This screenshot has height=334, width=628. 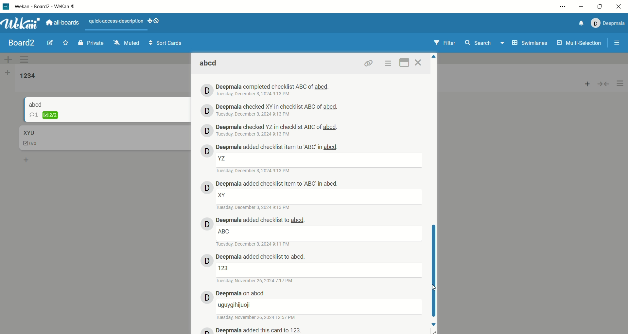 What do you see at coordinates (254, 245) in the screenshot?
I see `date and time` at bounding box center [254, 245].